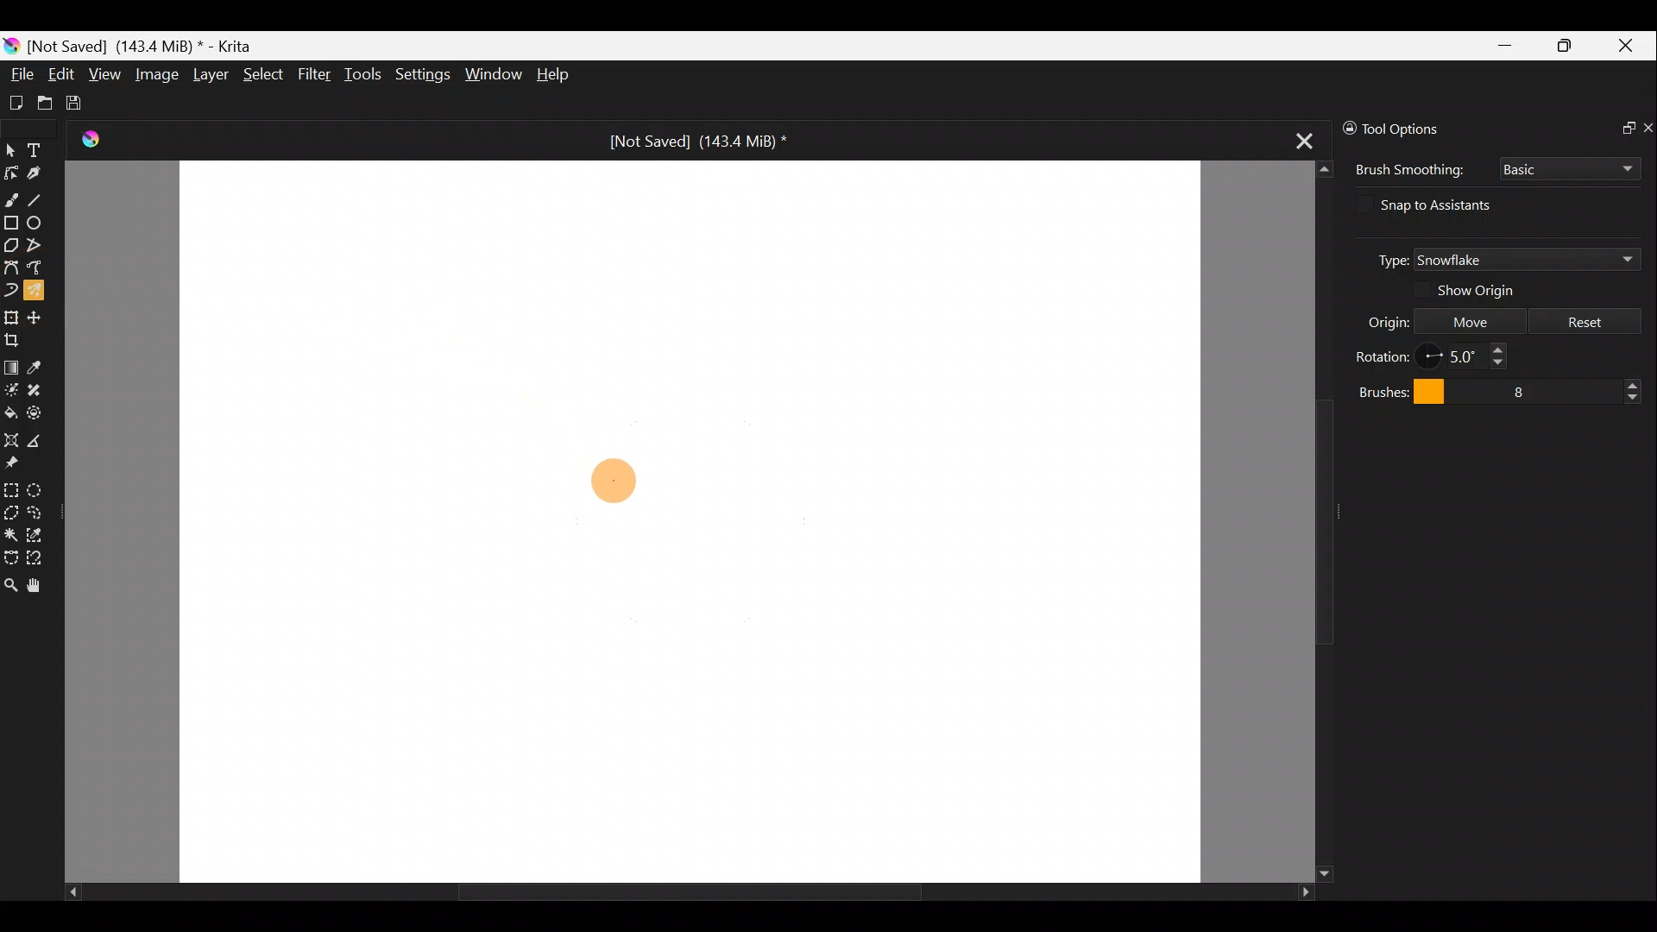  Describe the element at coordinates (36, 389) in the screenshot. I see `Smart patch tool` at that location.